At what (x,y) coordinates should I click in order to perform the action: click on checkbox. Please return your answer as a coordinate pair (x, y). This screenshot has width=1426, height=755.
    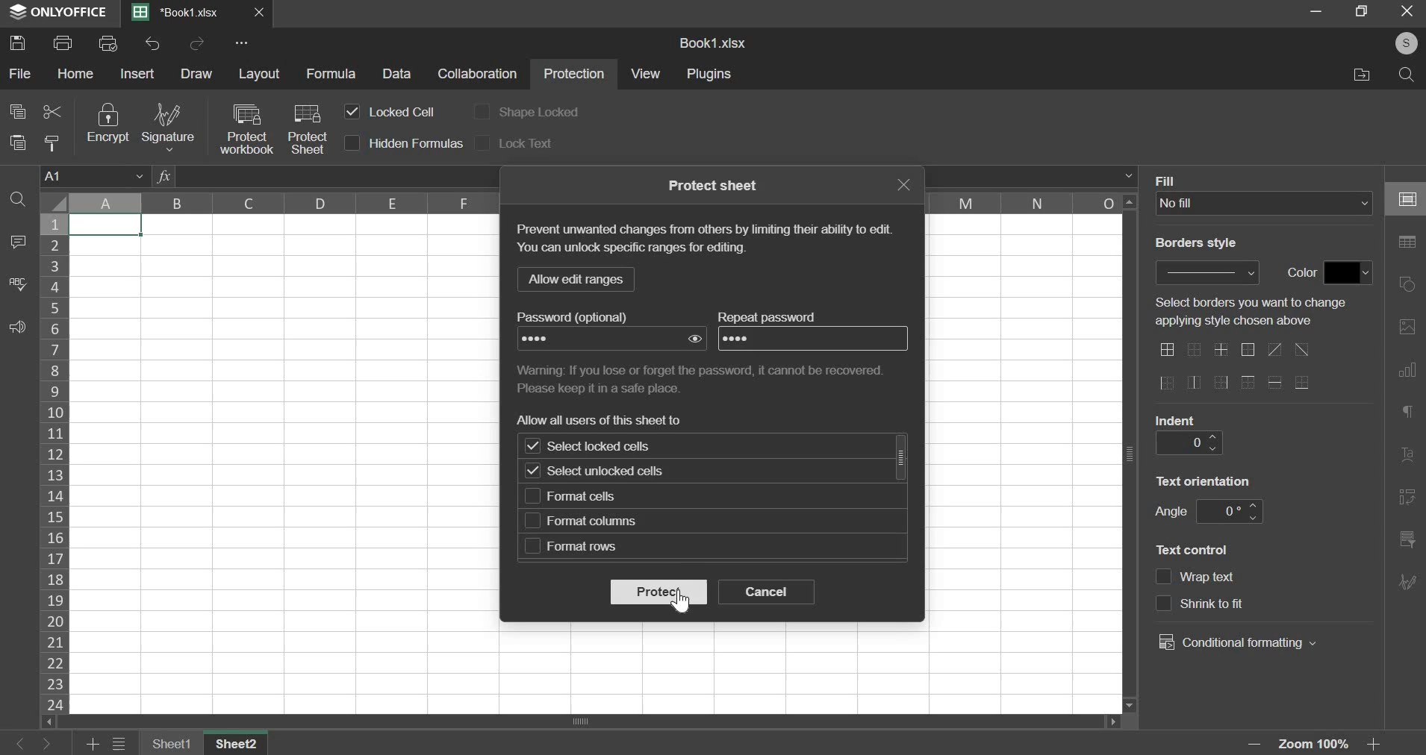
    Looking at the image, I should click on (485, 142).